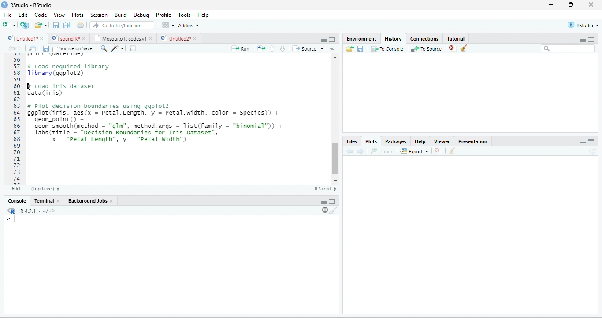 The height and width of the screenshot is (318, 602). Describe the element at coordinates (282, 48) in the screenshot. I see `down` at that location.